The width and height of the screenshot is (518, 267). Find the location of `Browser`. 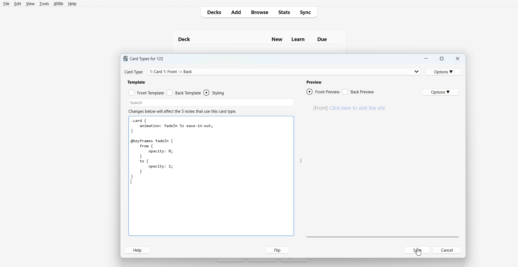

Browser is located at coordinates (259, 12).